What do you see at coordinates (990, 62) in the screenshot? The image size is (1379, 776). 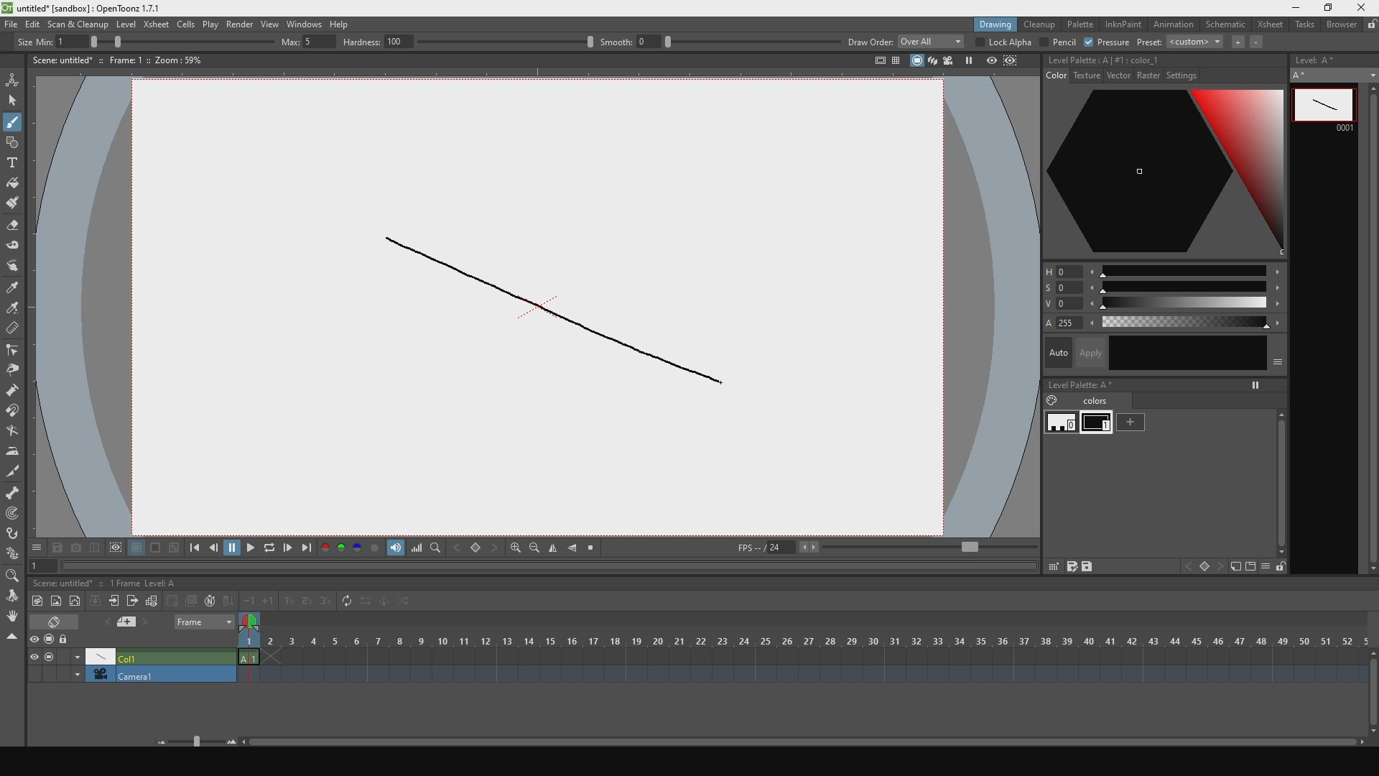 I see `preview` at bounding box center [990, 62].